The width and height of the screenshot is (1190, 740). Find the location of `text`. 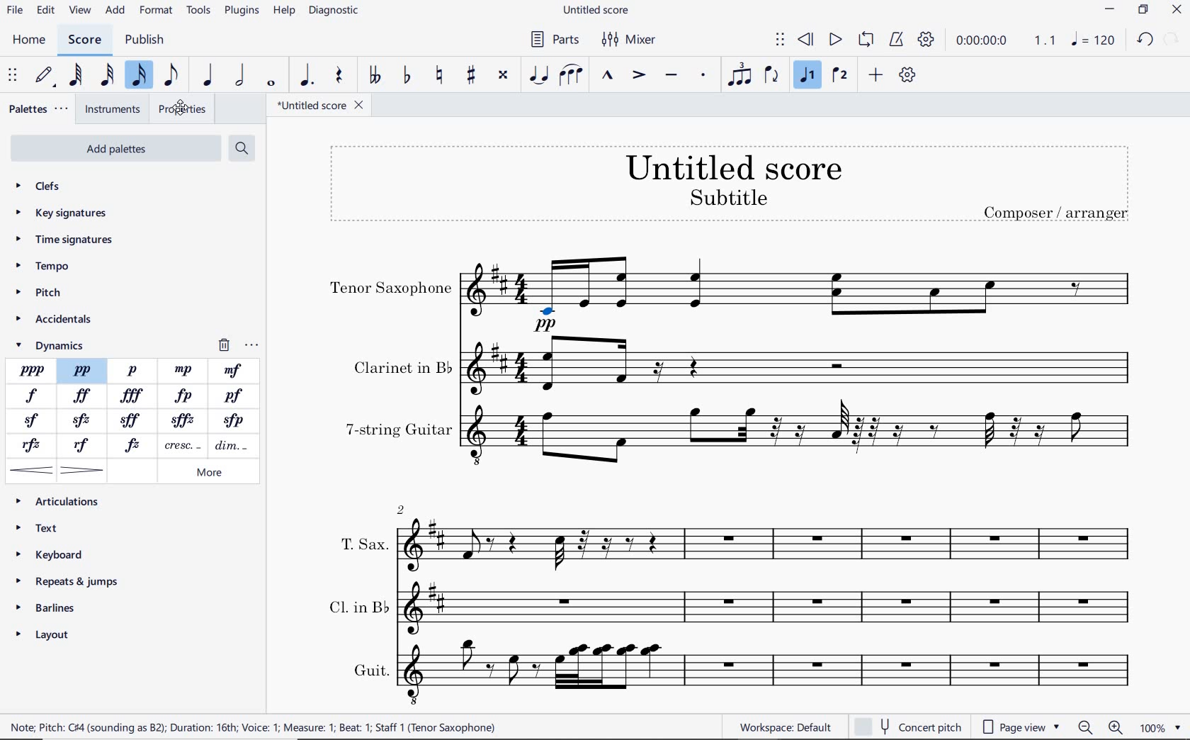

text is located at coordinates (363, 544).